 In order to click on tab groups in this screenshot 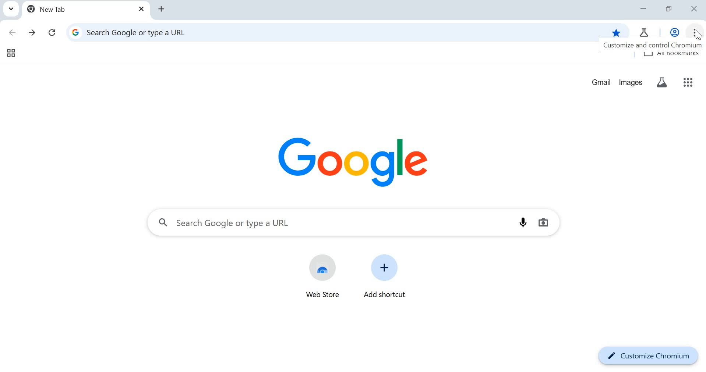, I will do `click(11, 53)`.